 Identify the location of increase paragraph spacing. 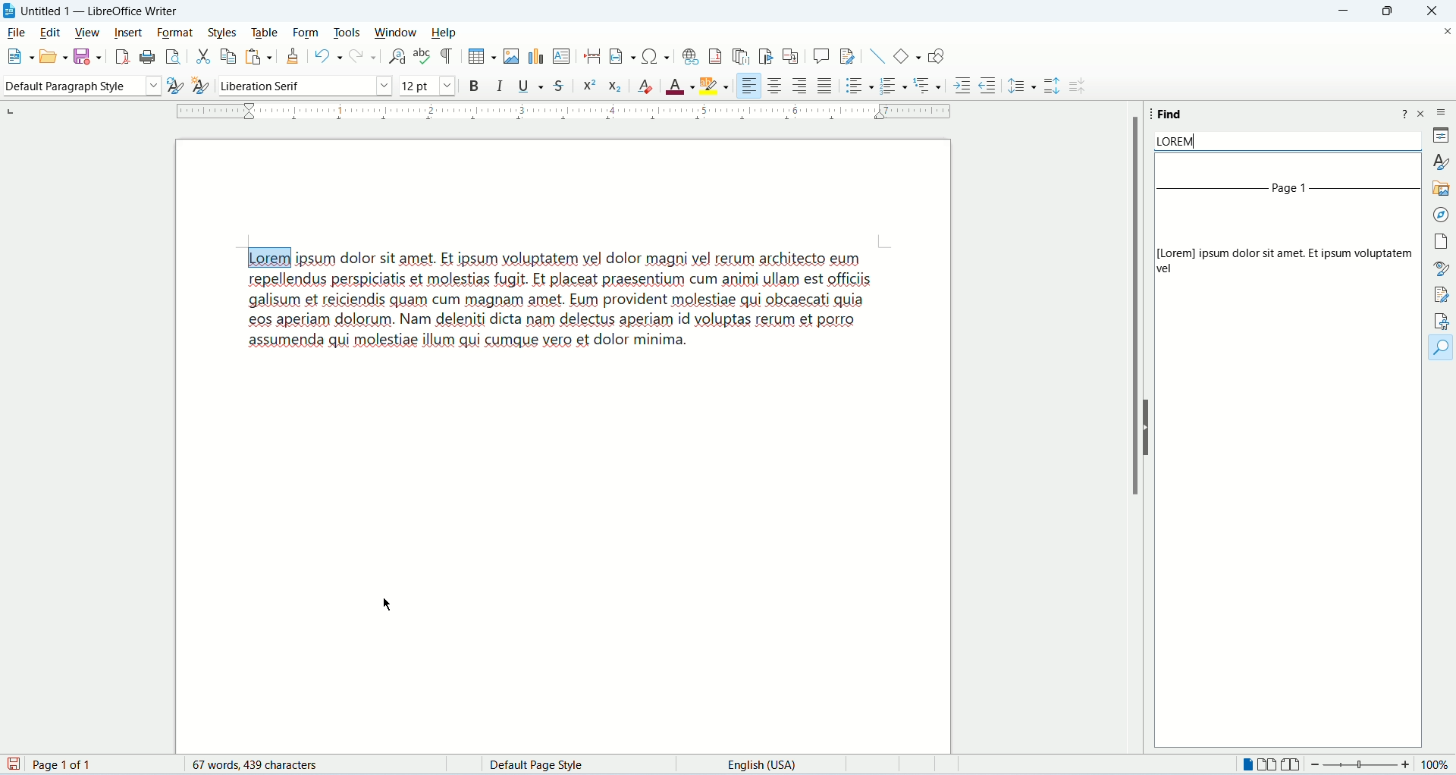
(1053, 87).